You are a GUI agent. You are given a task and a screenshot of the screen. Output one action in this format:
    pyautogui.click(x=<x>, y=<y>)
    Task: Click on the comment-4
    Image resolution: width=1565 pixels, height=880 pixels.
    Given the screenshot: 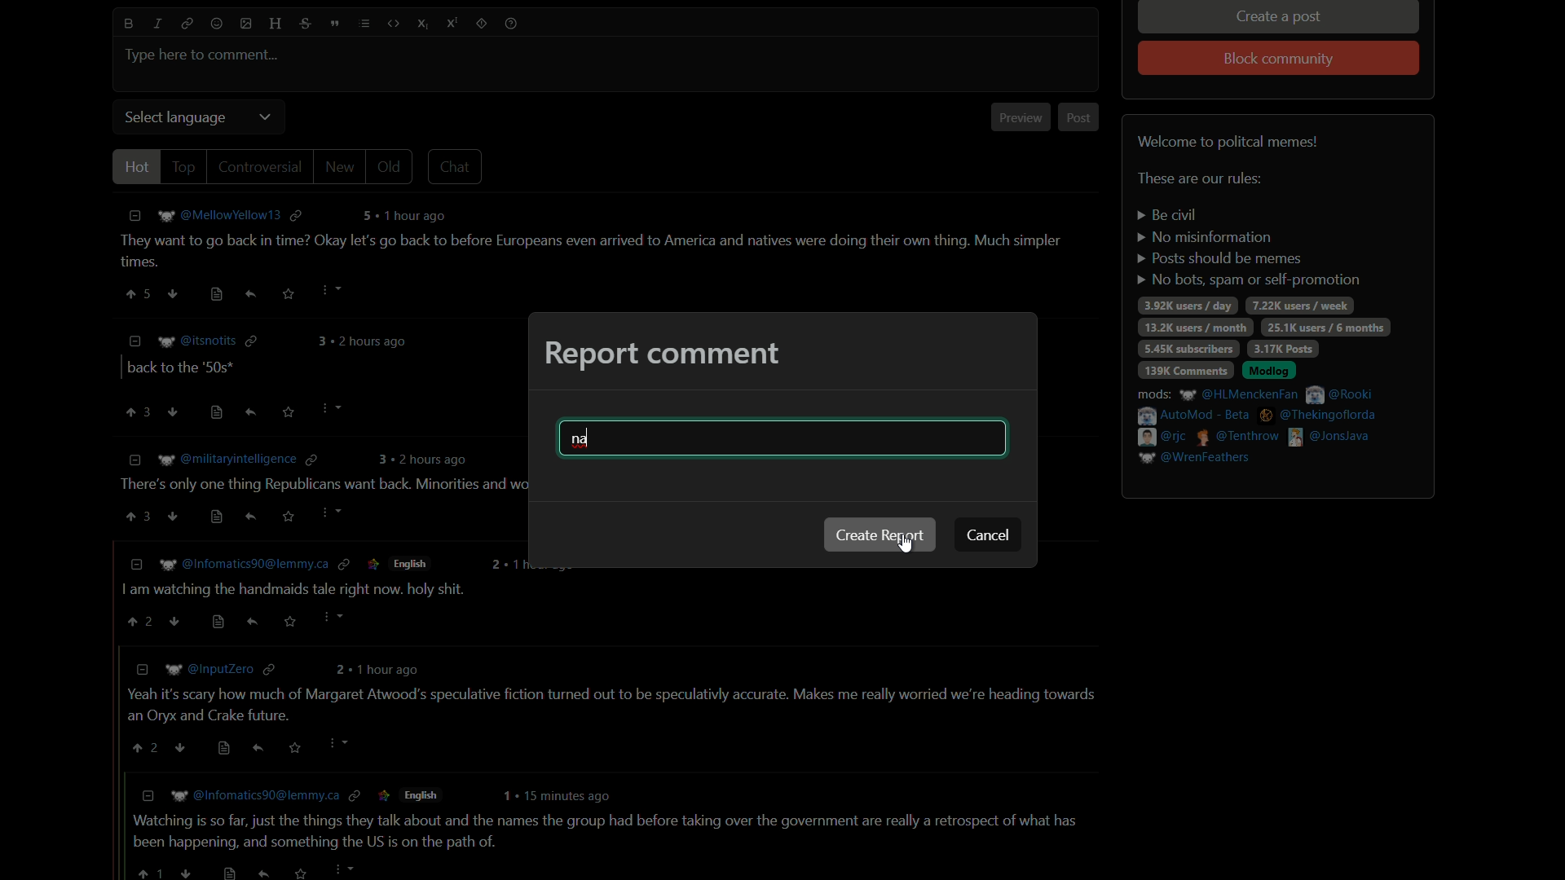 What is the action you would take?
    pyautogui.click(x=320, y=594)
    